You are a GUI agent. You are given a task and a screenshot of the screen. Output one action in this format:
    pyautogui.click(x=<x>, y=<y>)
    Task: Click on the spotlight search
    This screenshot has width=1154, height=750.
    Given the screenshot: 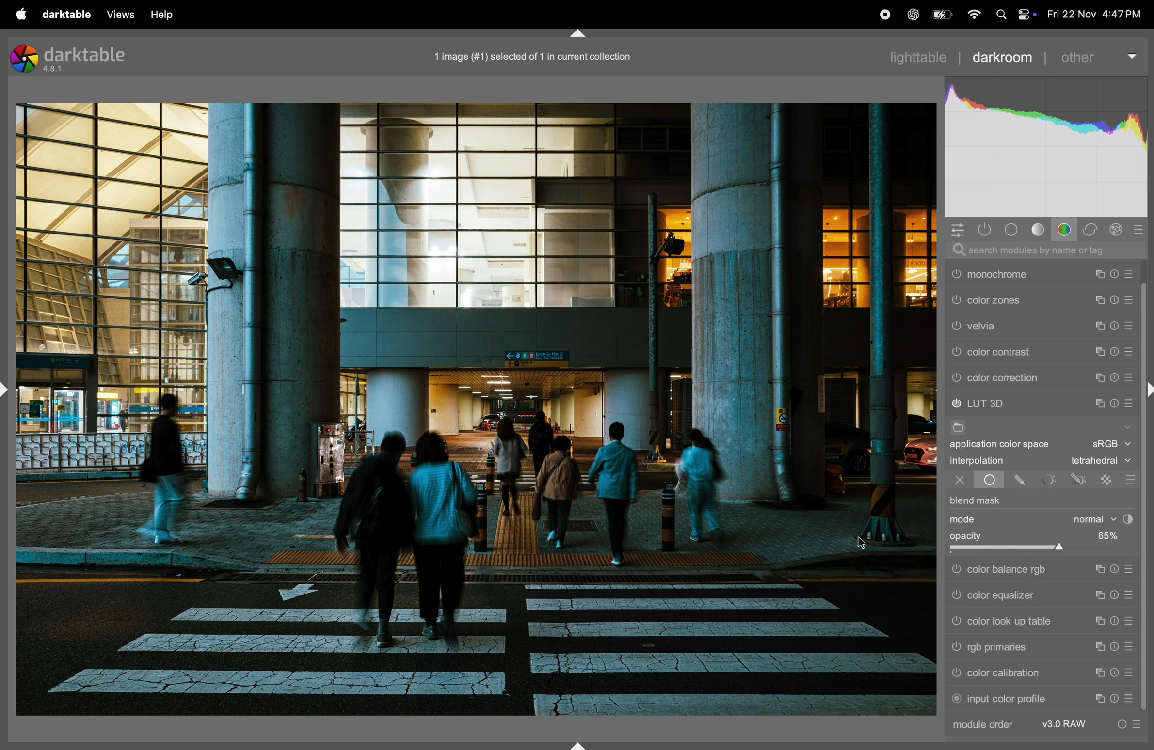 What is the action you would take?
    pyautogui.click(x=1000, y=14)
    